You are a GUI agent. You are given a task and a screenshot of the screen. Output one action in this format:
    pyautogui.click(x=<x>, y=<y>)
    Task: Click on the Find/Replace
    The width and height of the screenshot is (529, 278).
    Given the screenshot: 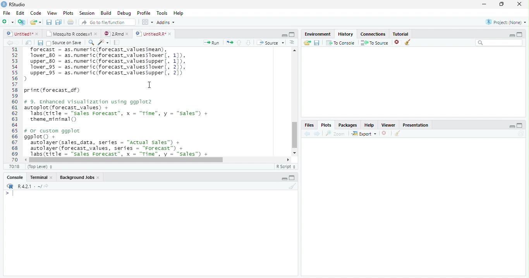 What is the action you would take?
    pyautogui.click(x=90, y=43)
    